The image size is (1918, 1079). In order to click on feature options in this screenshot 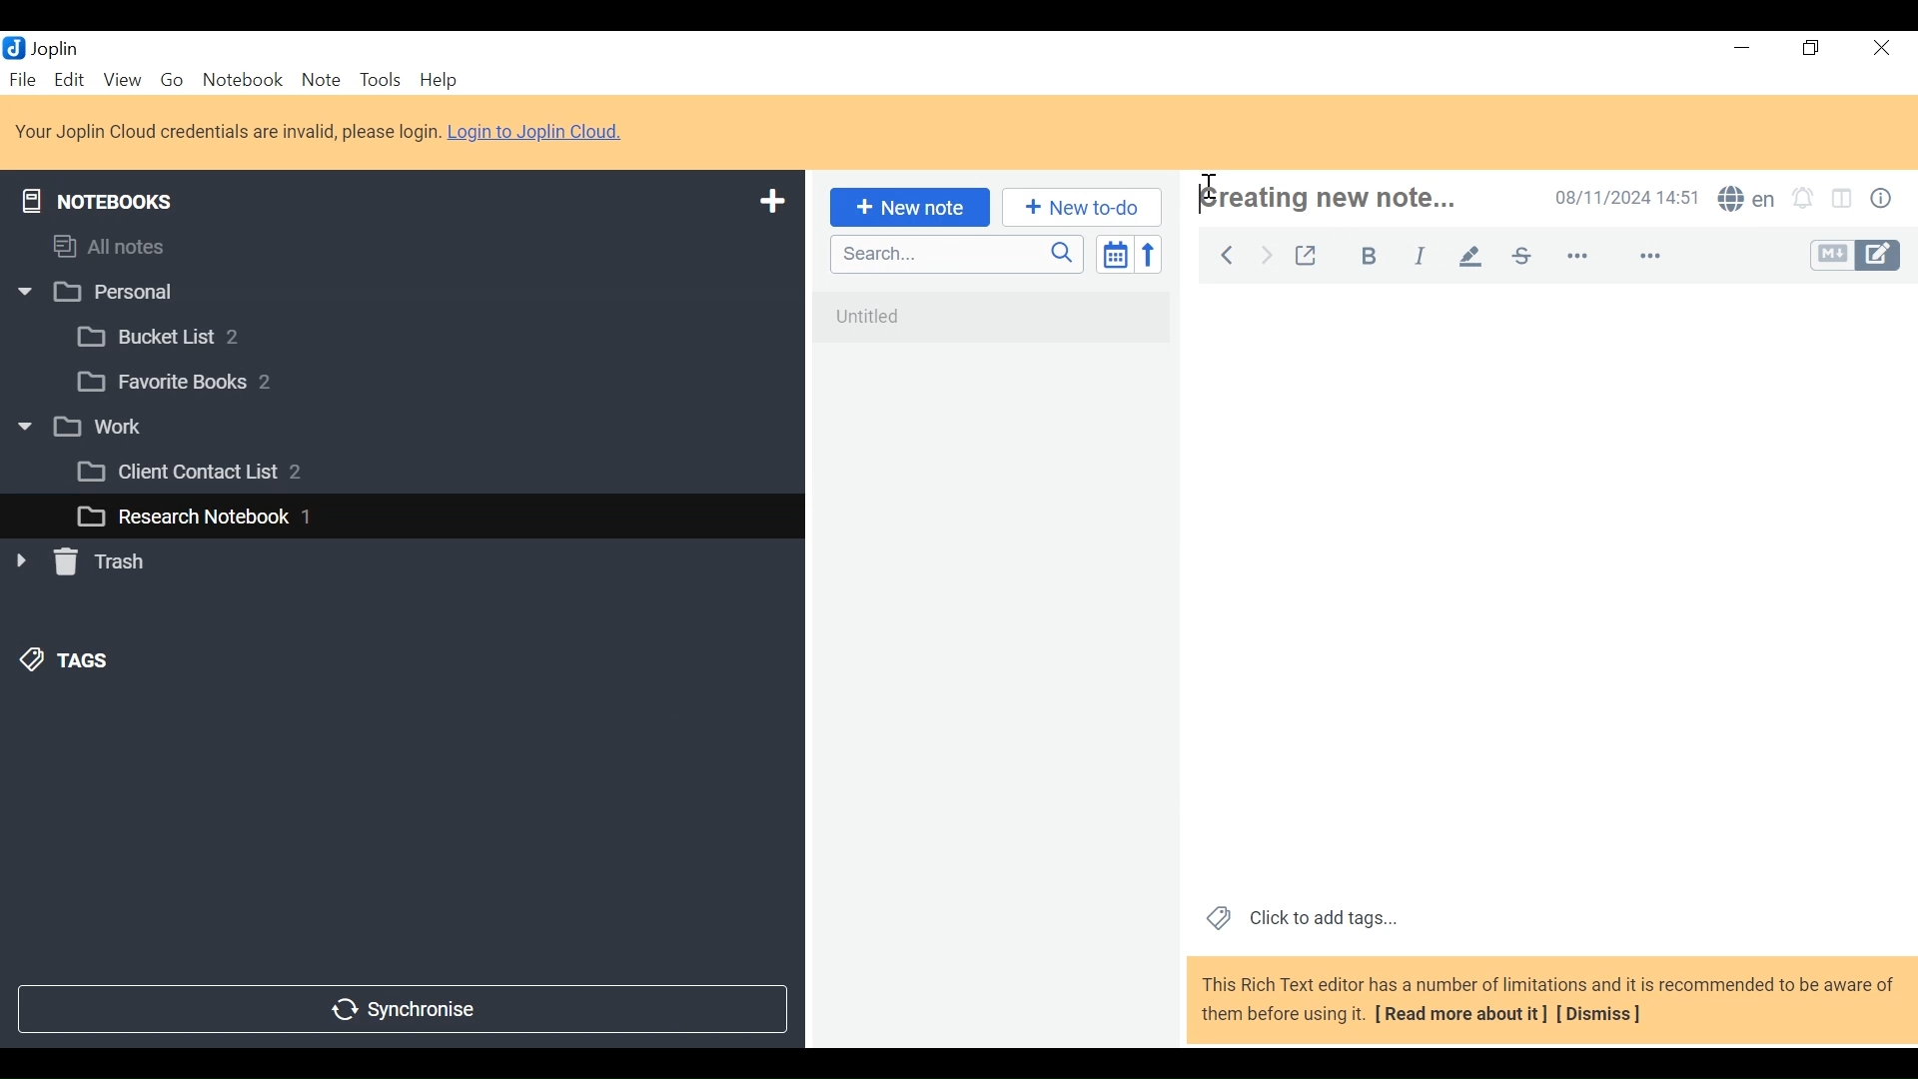, I will do `click(1659, 258)`.